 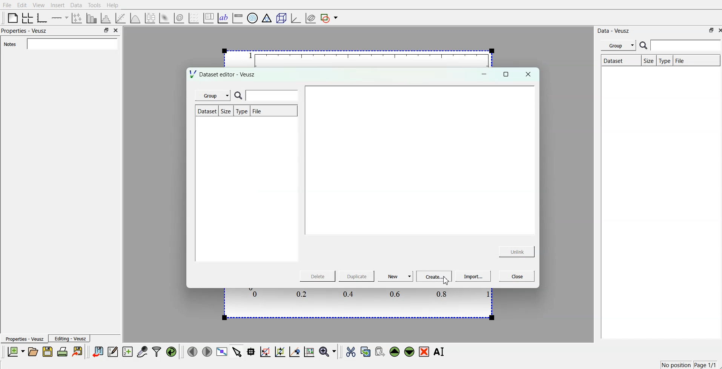 I want to click on bar chart, so click(x=92, y=17).